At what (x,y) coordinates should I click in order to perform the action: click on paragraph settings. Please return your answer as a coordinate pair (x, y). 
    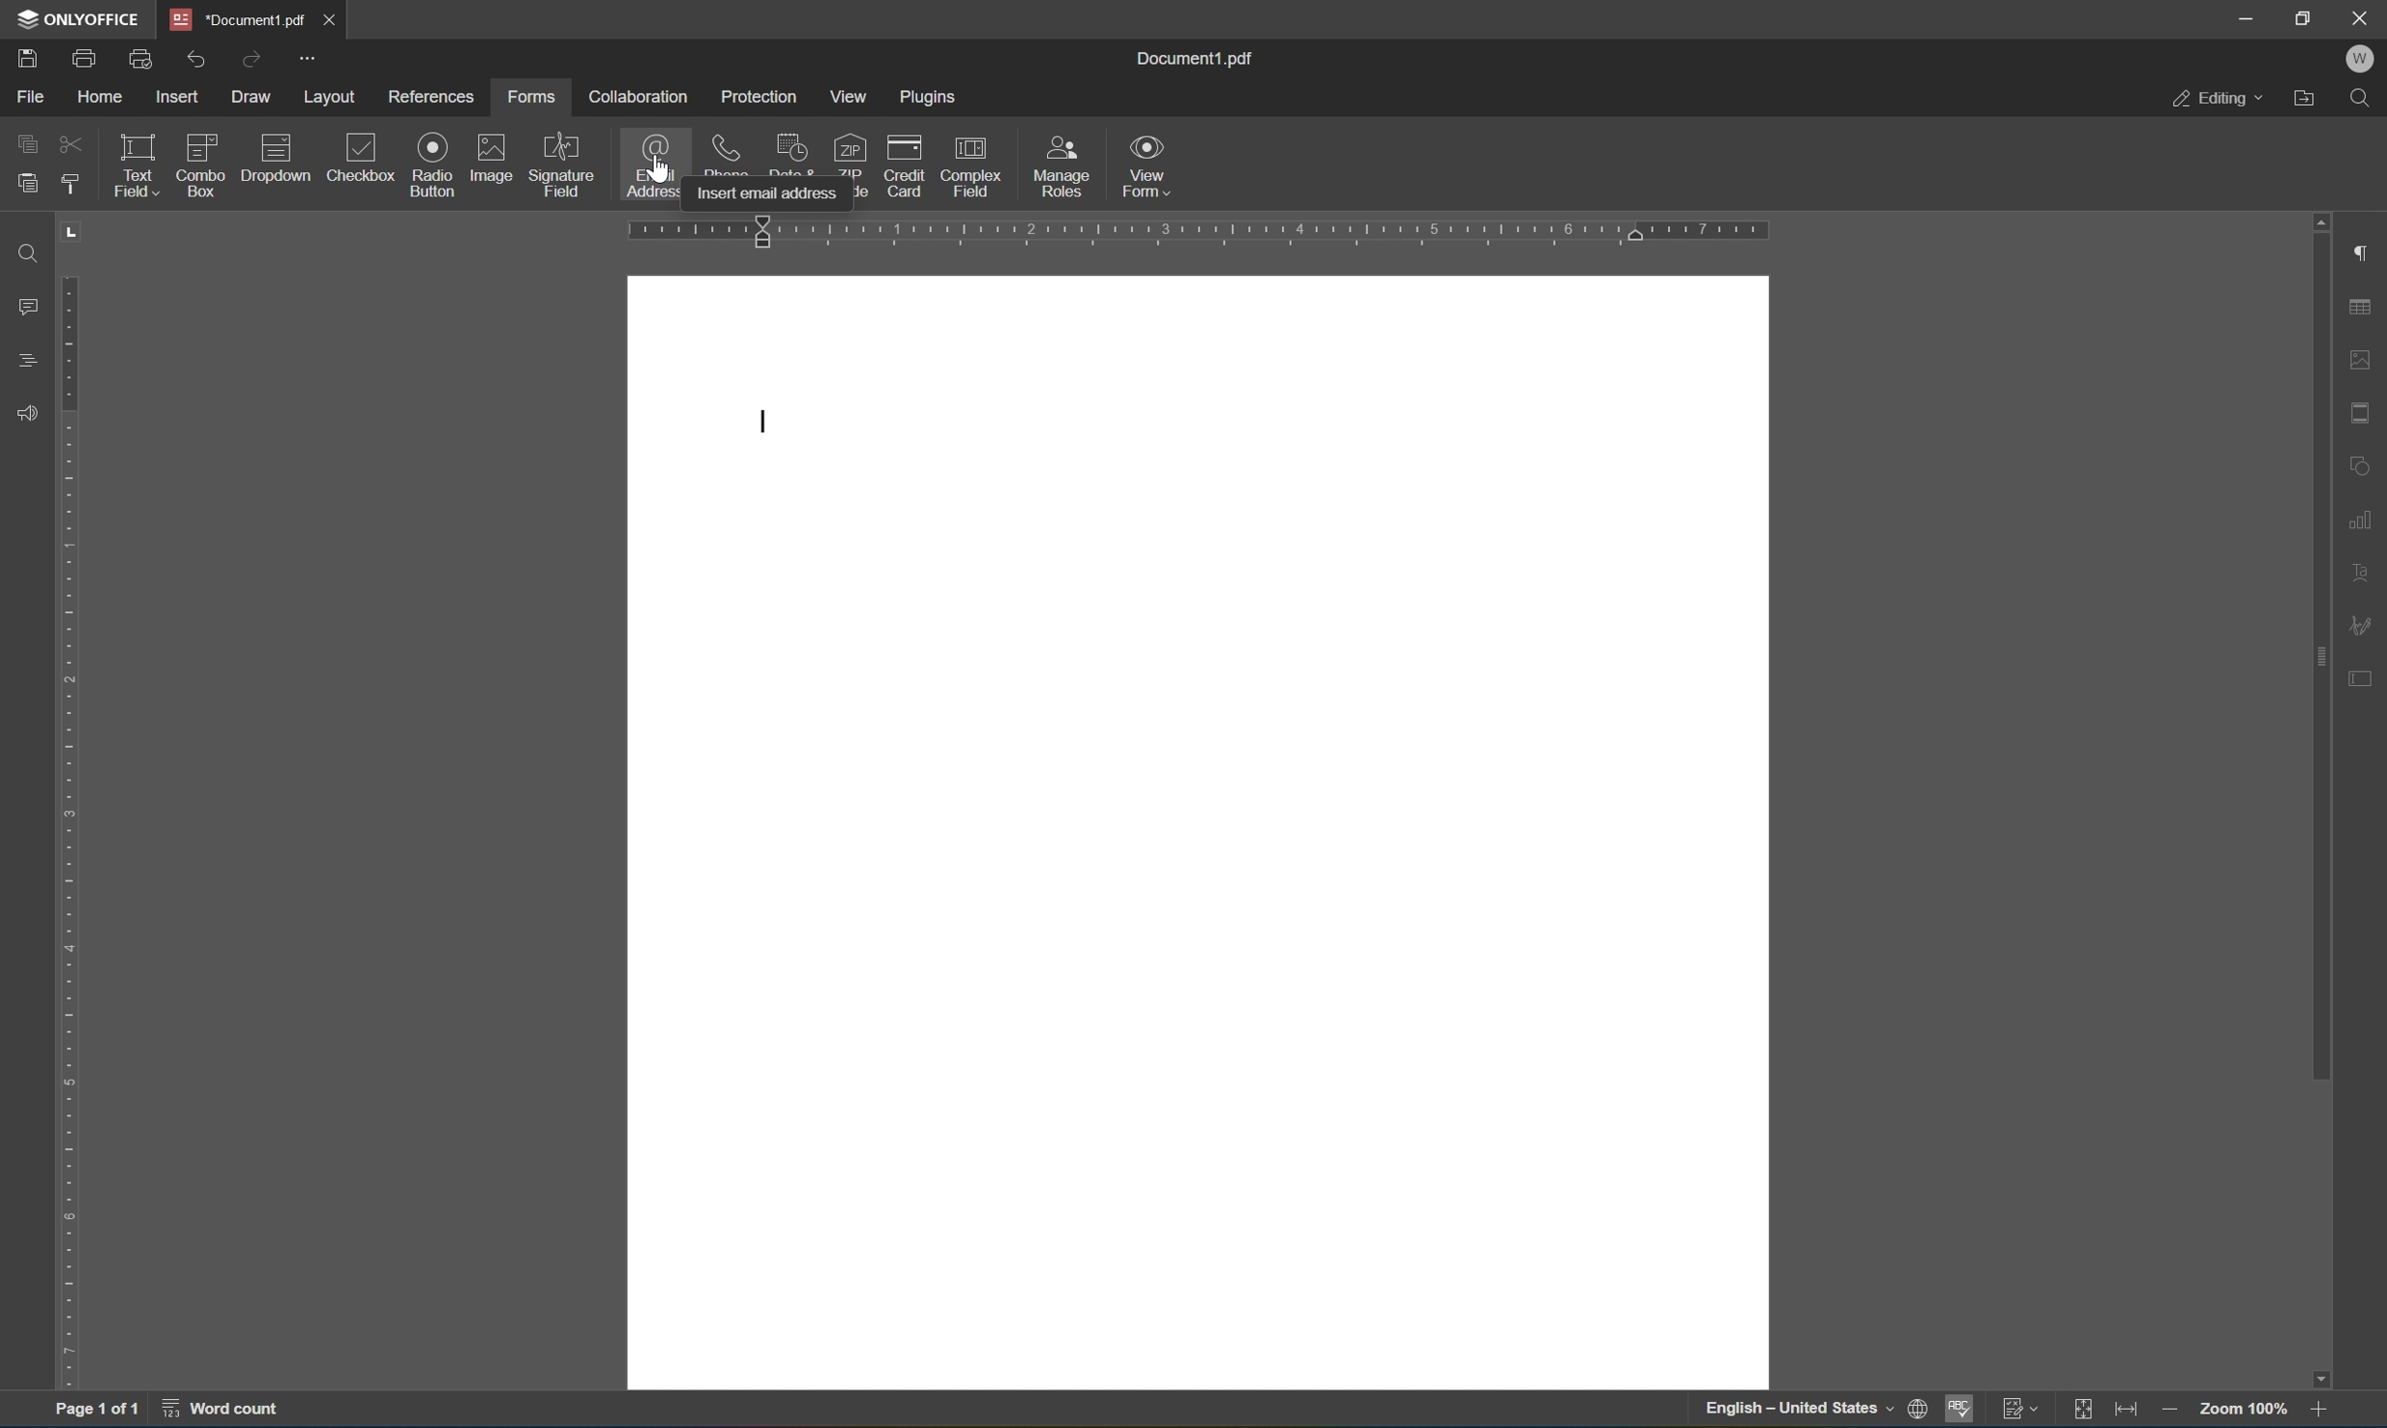
    Looking at the image, I should click on (2365, 251).